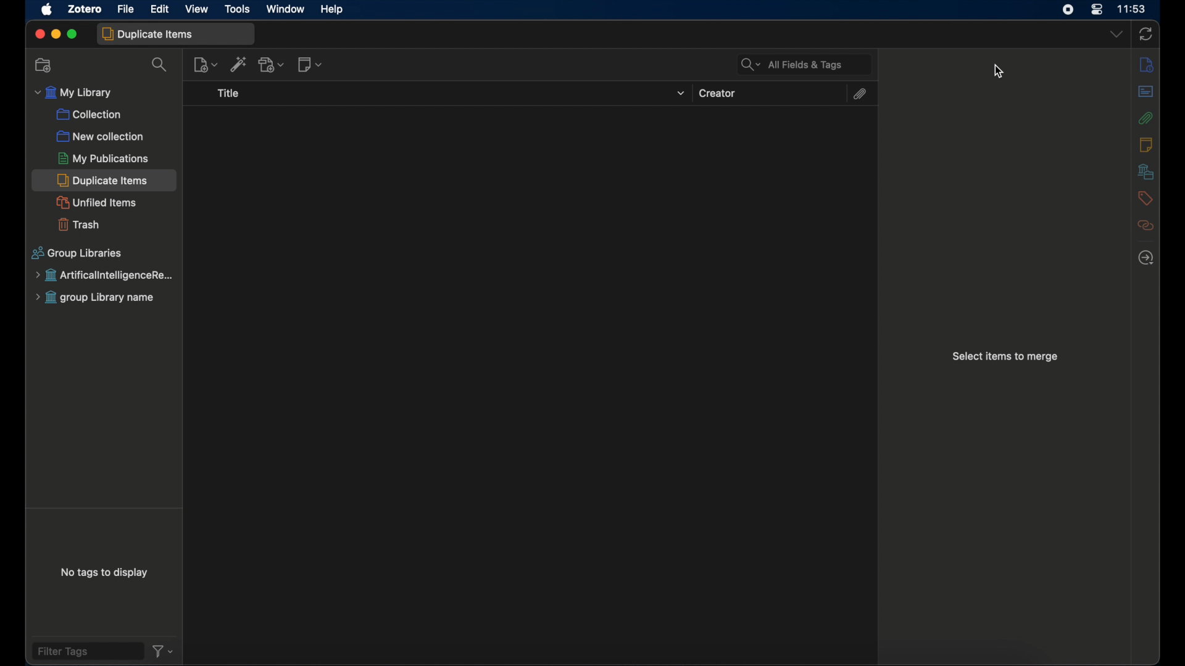  Describe the element at coordinates (272, 64) in the screenshot. I see `add attachment` at that location.